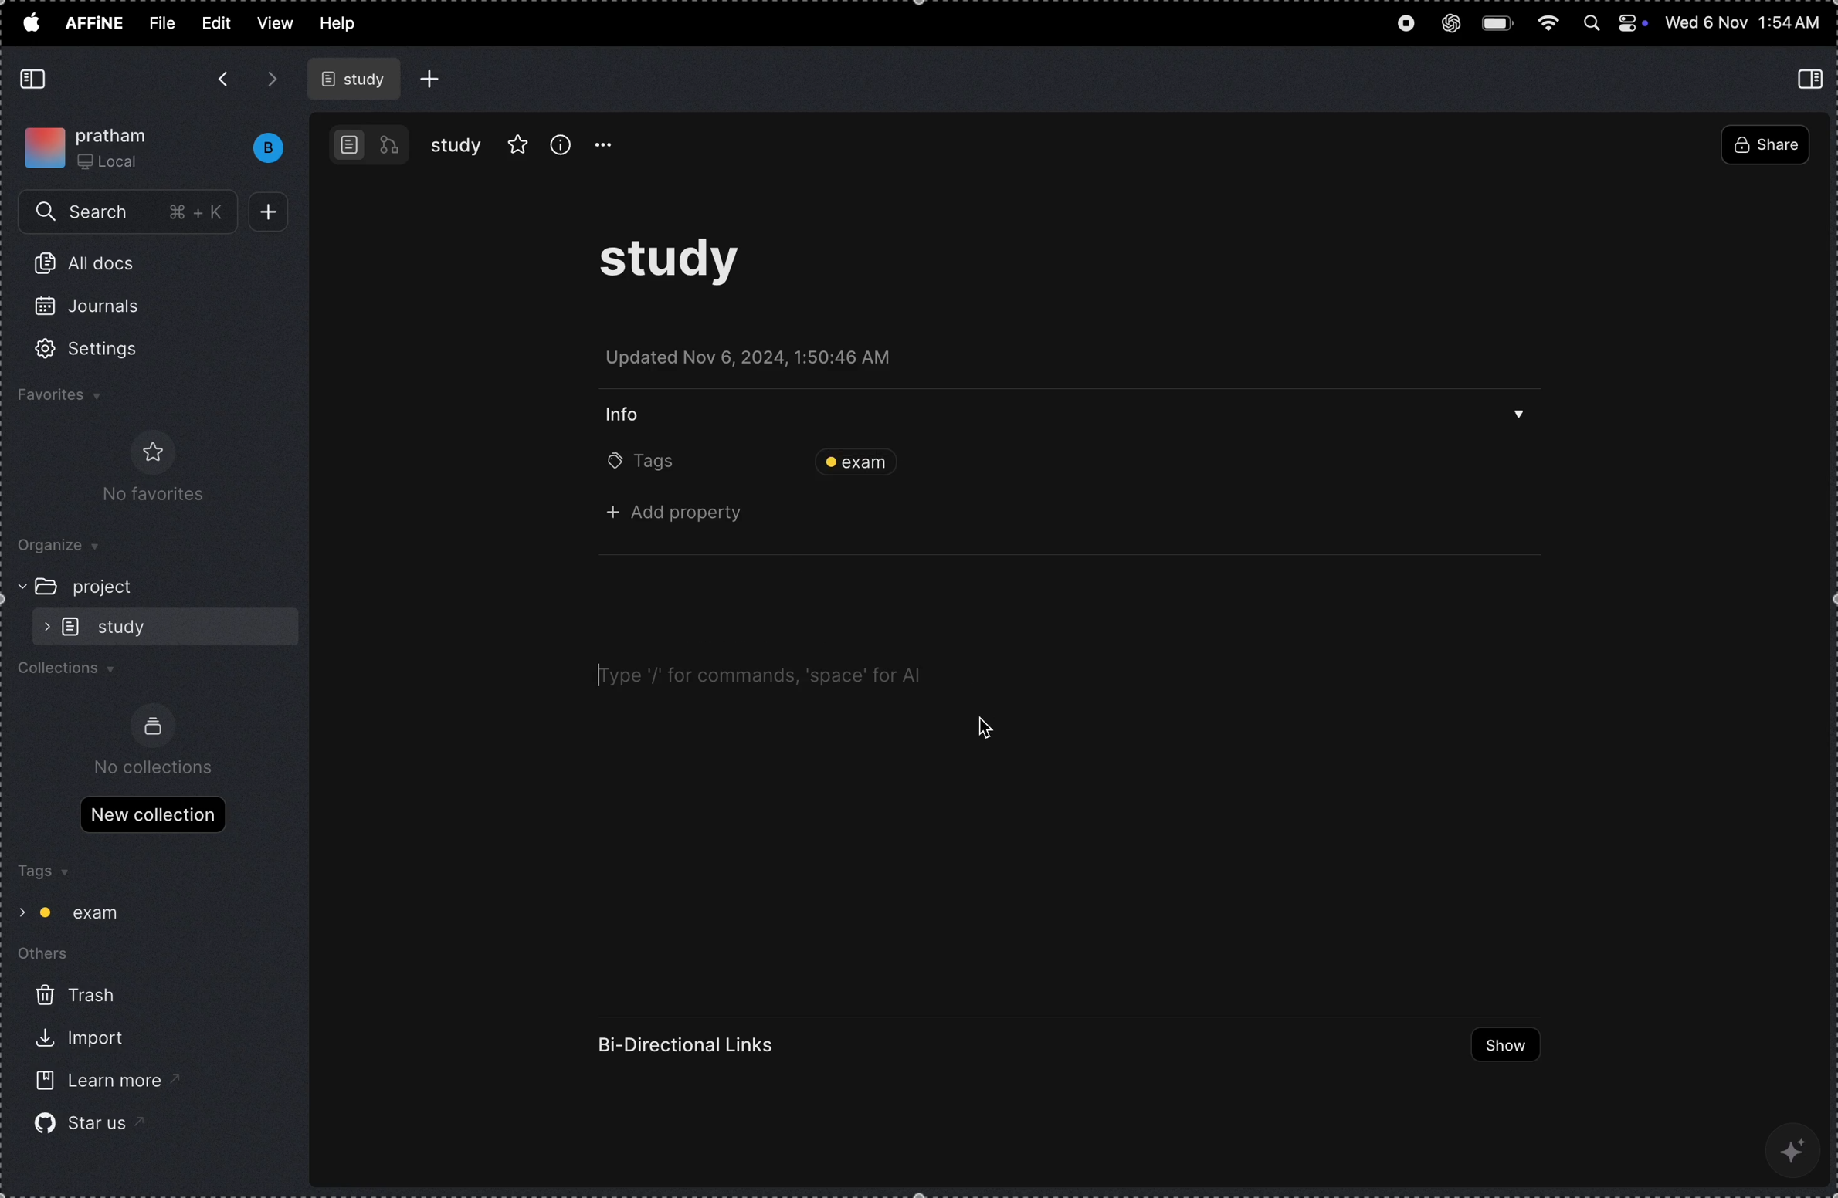  I want to click on ai, so click(1796, 1148).